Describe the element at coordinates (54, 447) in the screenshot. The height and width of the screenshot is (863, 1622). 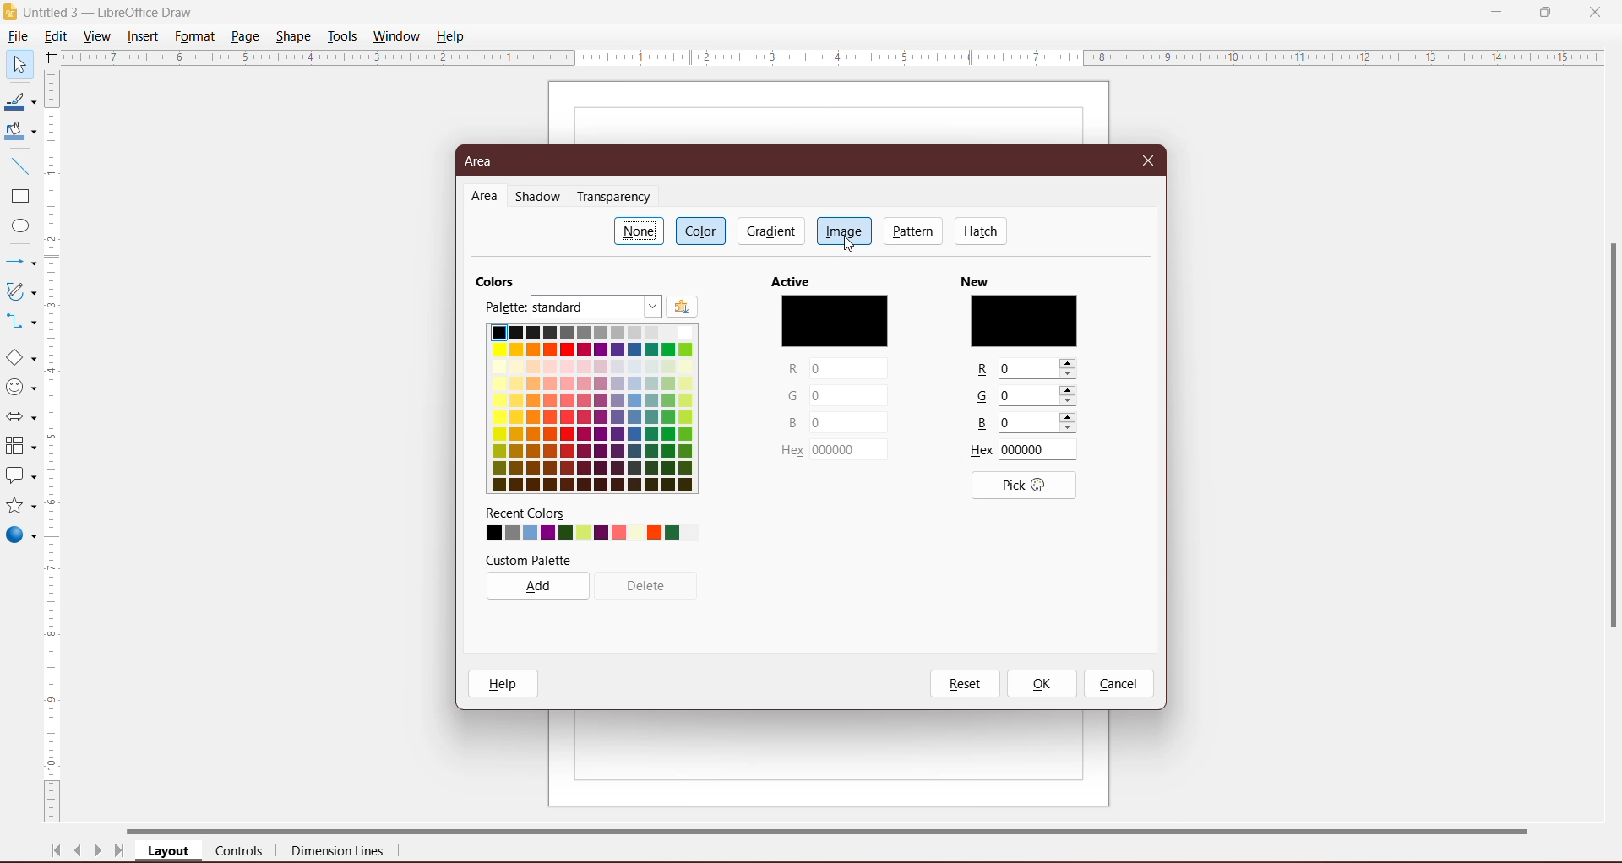
I see `Vertical Scroll Bar` at that location.